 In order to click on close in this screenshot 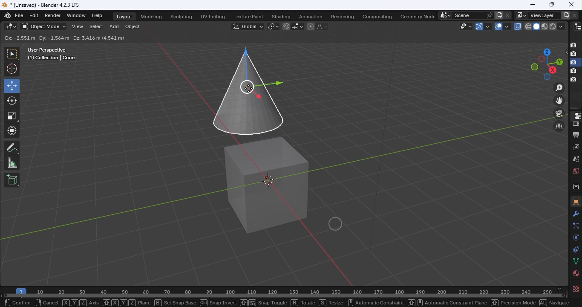, I will do `click(573, 4)`.